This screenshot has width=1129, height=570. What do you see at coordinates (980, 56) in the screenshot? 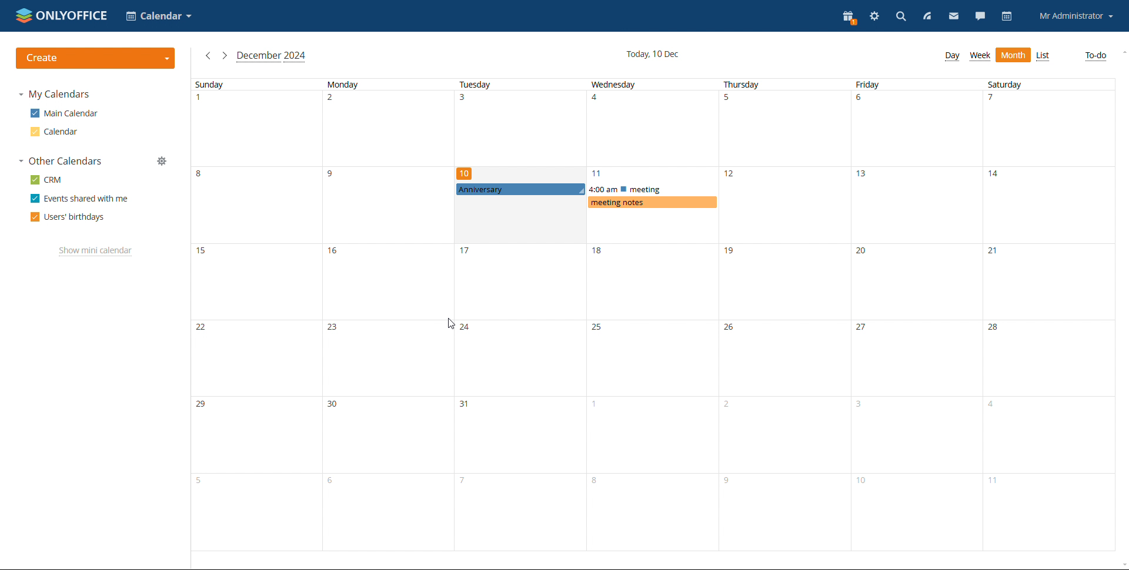
I see `week view` at bounding box center [980, 56].